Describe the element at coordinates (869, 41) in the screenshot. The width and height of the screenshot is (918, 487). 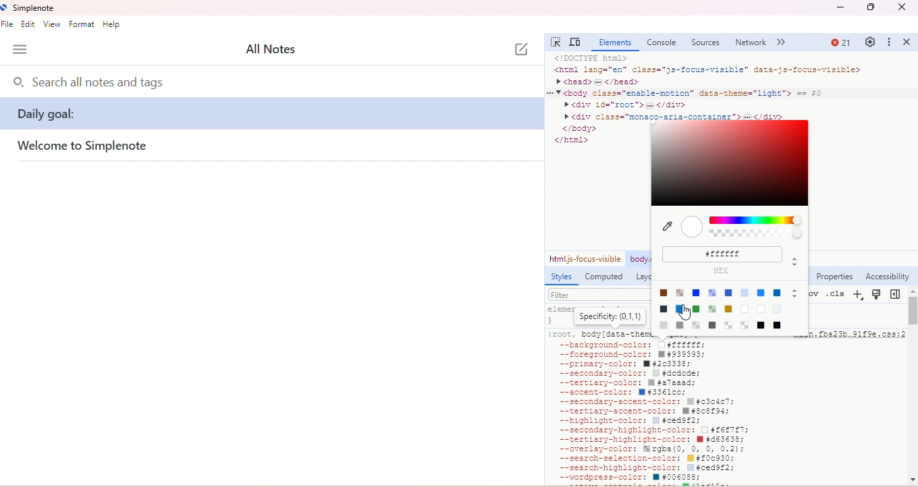
I see `settings` at that location.